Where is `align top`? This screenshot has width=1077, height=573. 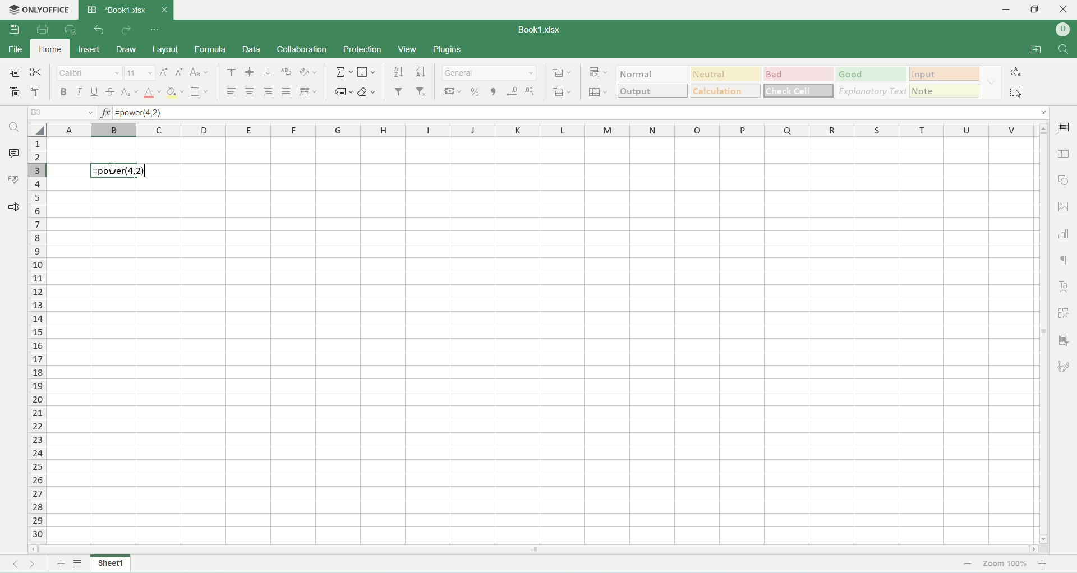 align top is located at coordinates (229, 72).